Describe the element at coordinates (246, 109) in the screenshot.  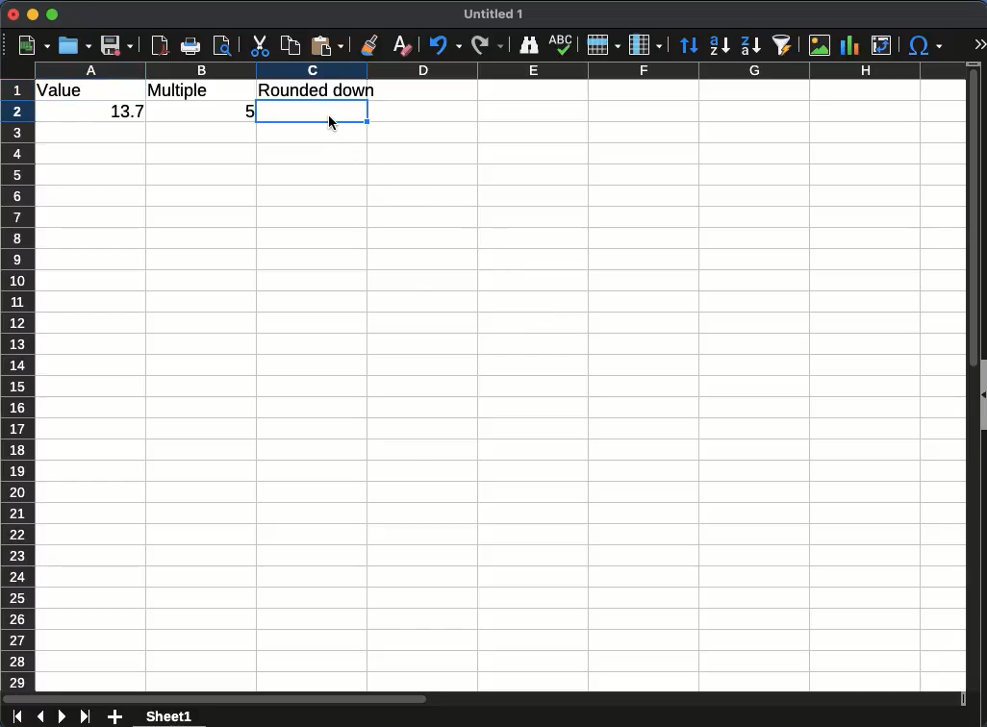
I see `5` at that location.